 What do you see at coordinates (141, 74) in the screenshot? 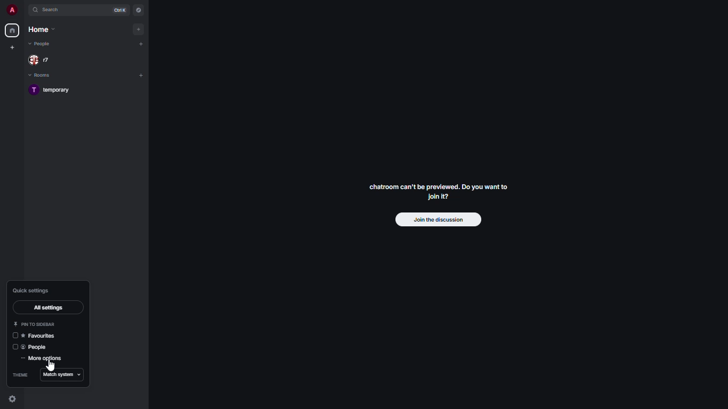
I see `add` at bounding box center [141, 74].